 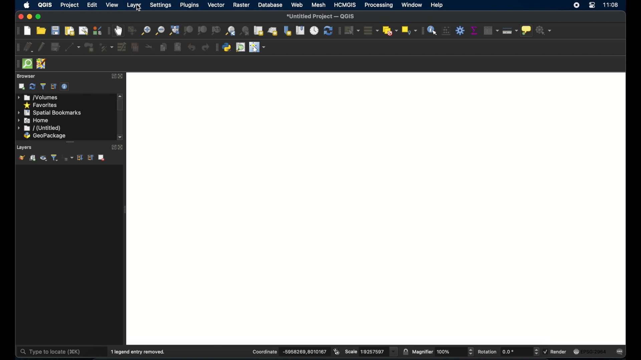 I want to click on save layer edits, so click(x=55, y=46).